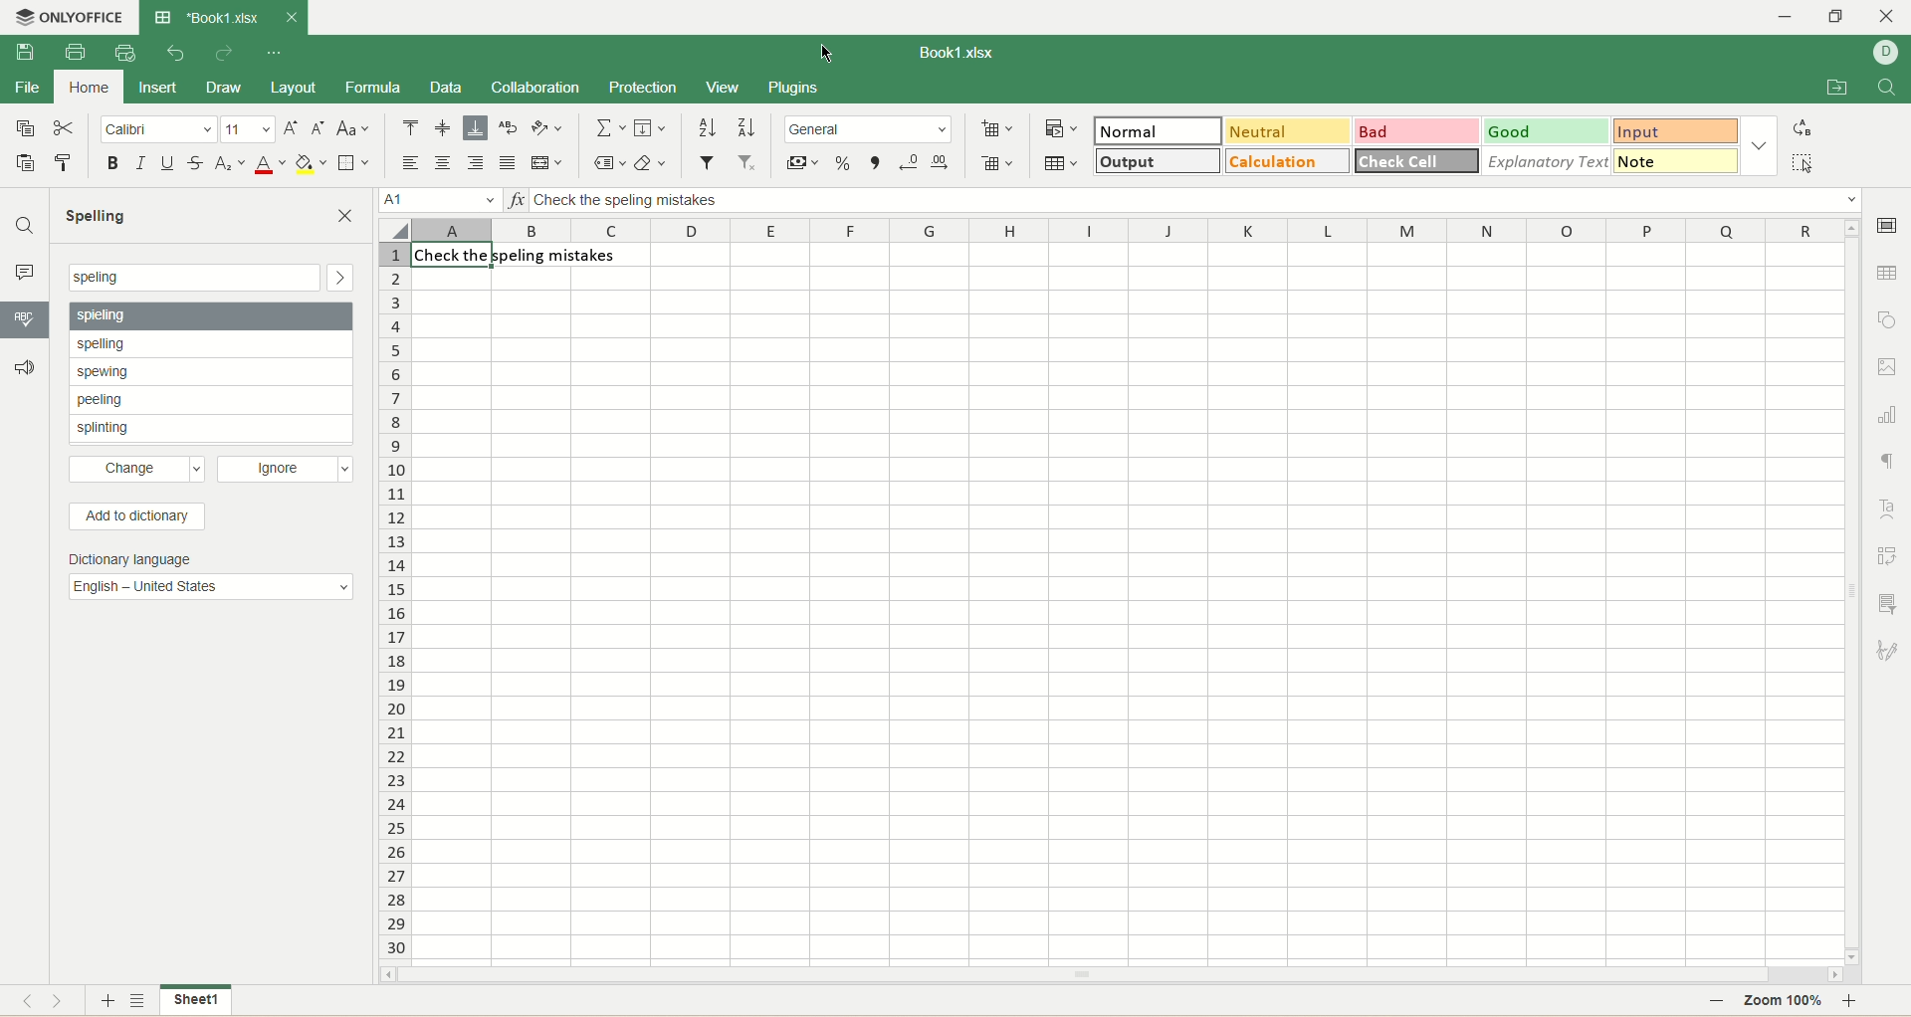  What do you see at coordinates (1156, 130) in the screenshot?
I see `normal` at bounding box center [1156, 130].